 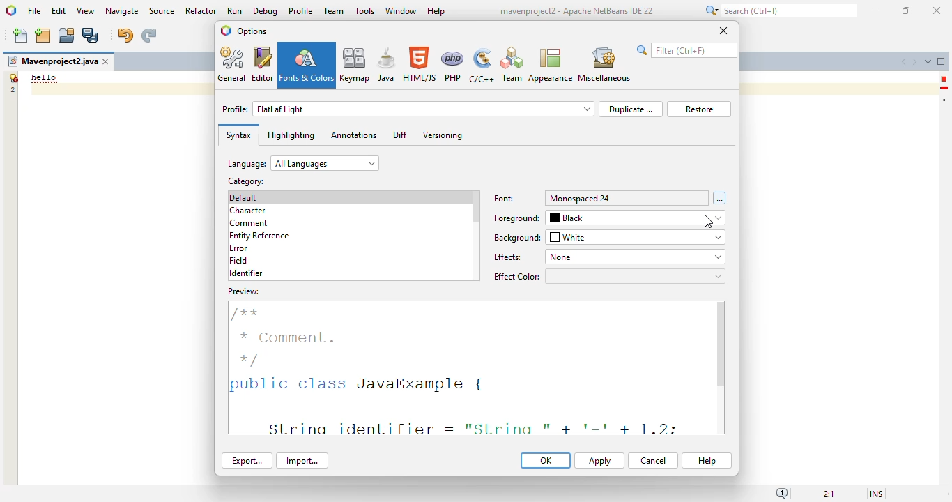 What do you see at coordinates (302, 10) in the screenshot?
I see `profile` at bounding box center [302, 10].